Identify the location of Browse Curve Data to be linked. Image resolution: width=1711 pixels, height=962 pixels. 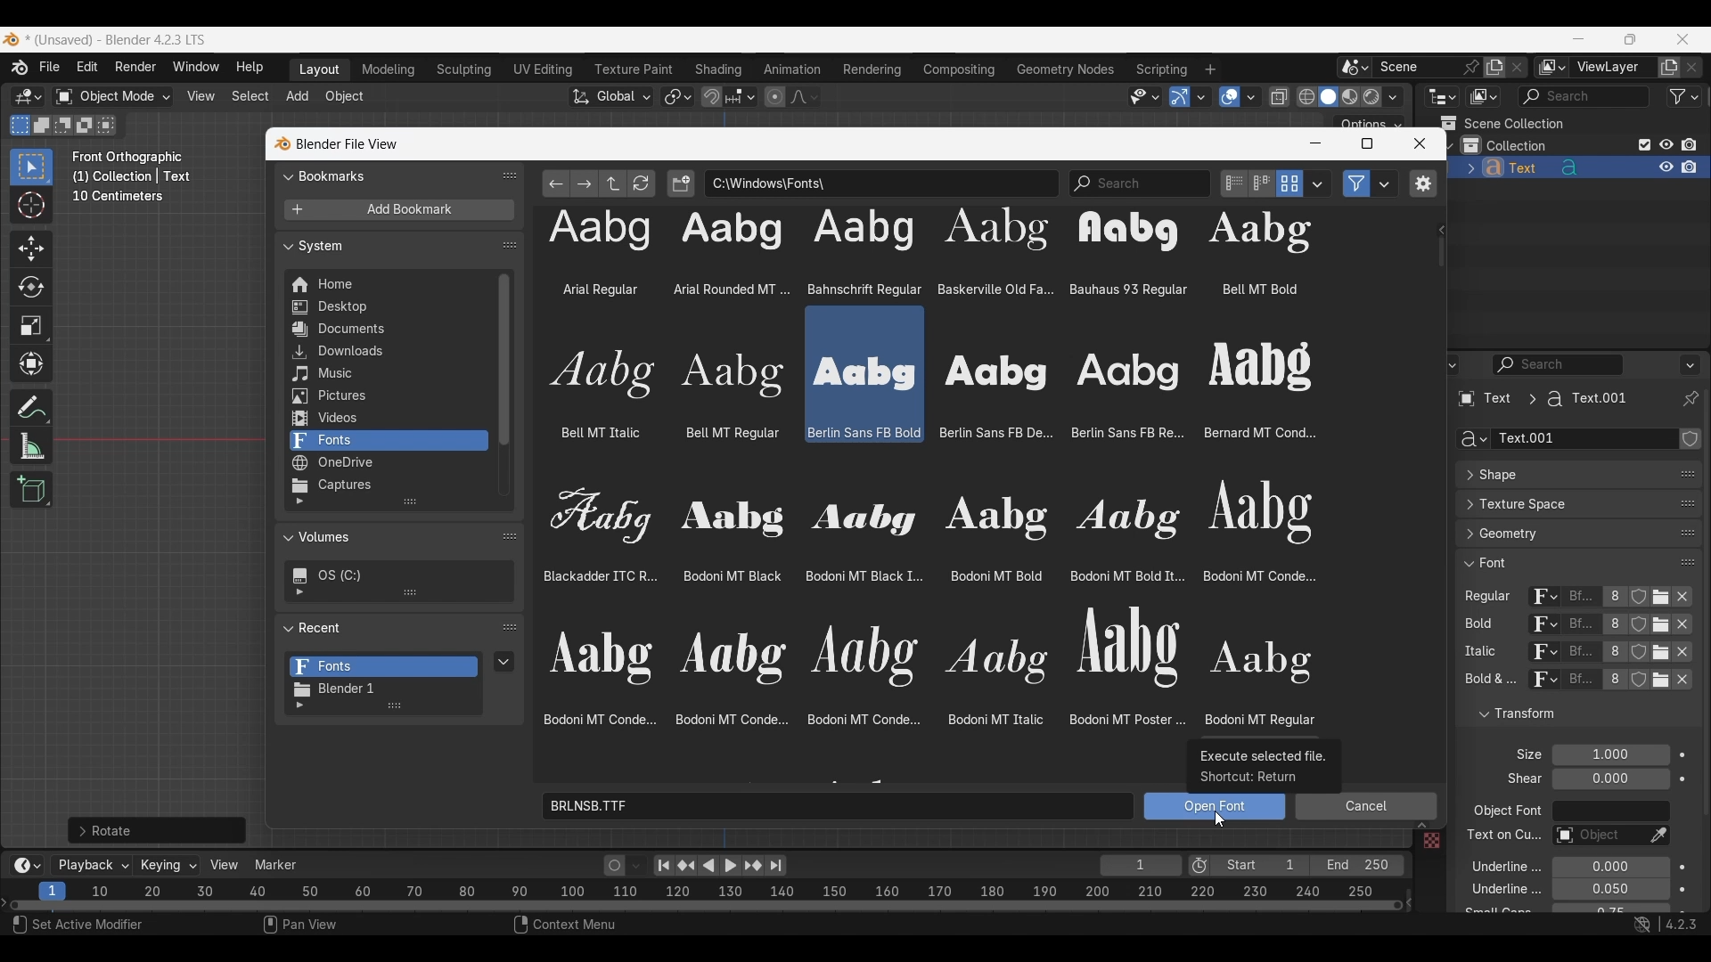
(1473, 439).